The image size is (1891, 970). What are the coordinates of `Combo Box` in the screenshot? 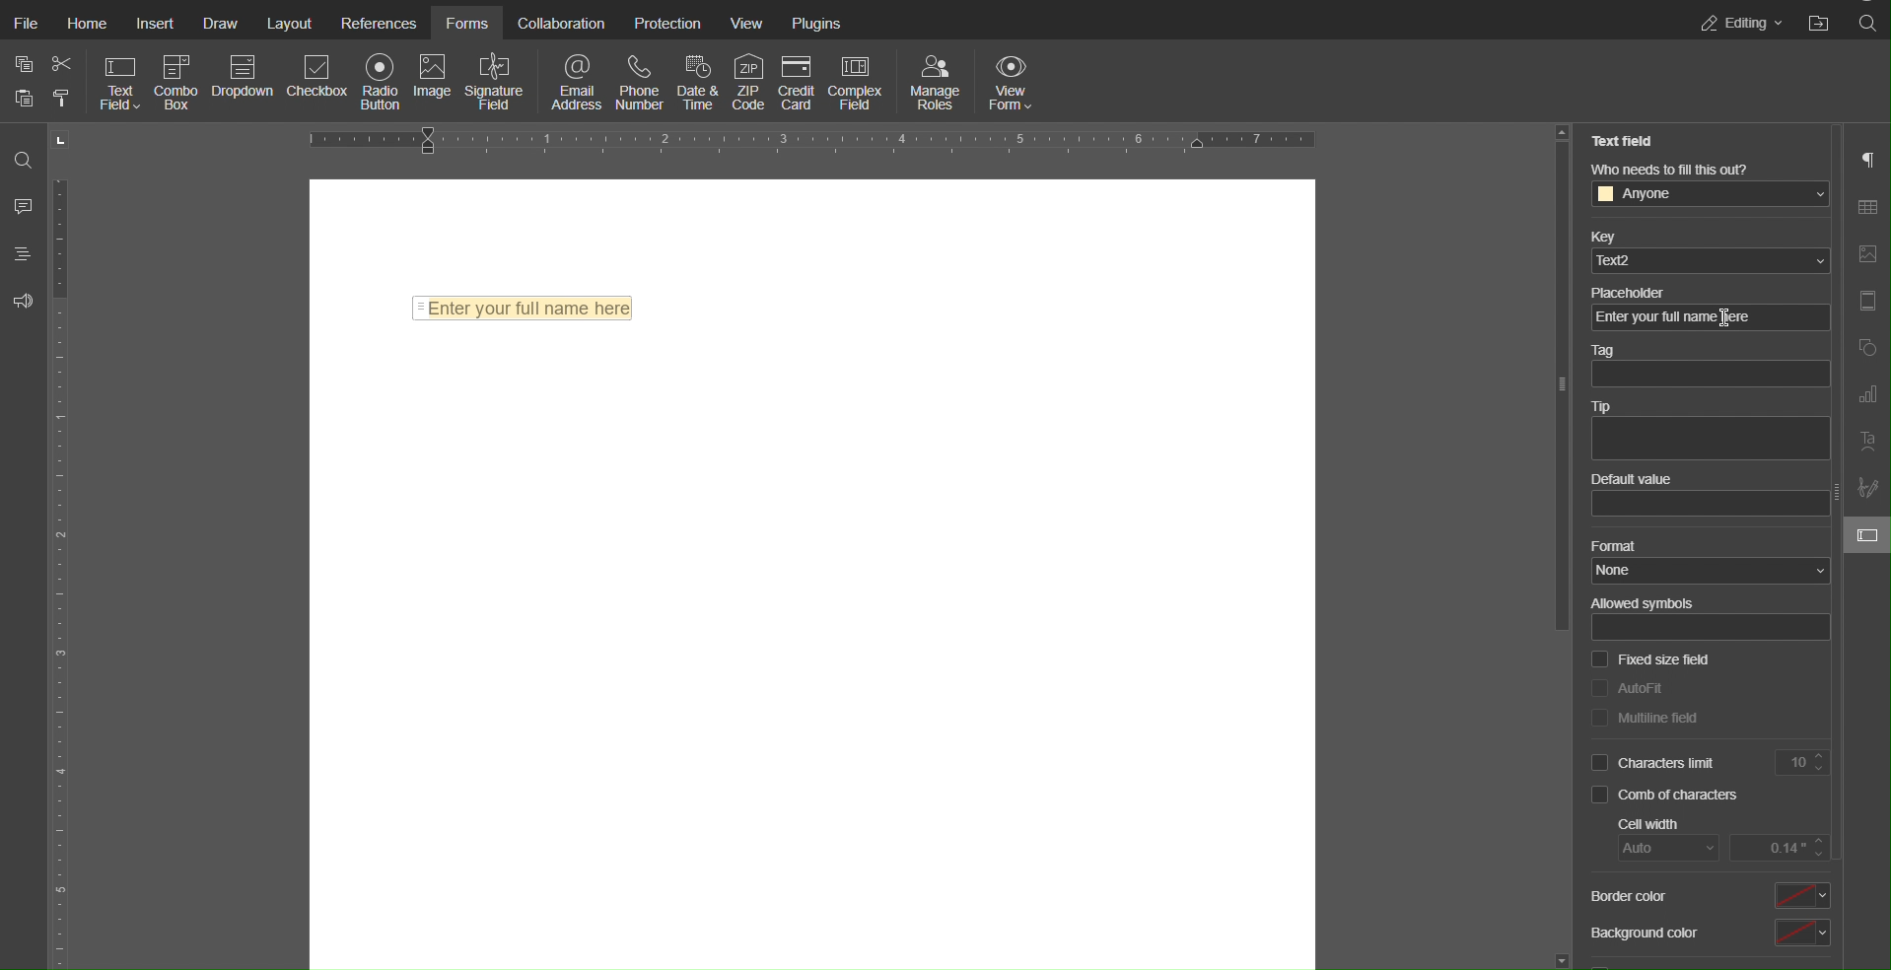 It's located at (179, 82).